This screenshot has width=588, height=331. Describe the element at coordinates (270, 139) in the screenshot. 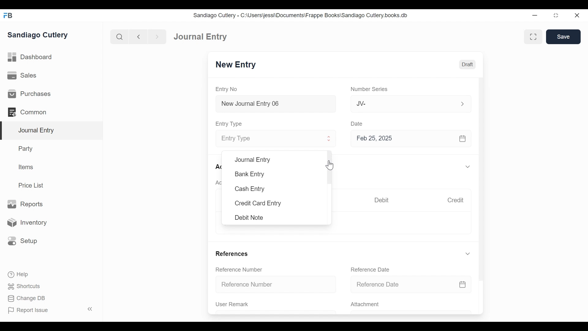

I see `Entry Type` at that location.